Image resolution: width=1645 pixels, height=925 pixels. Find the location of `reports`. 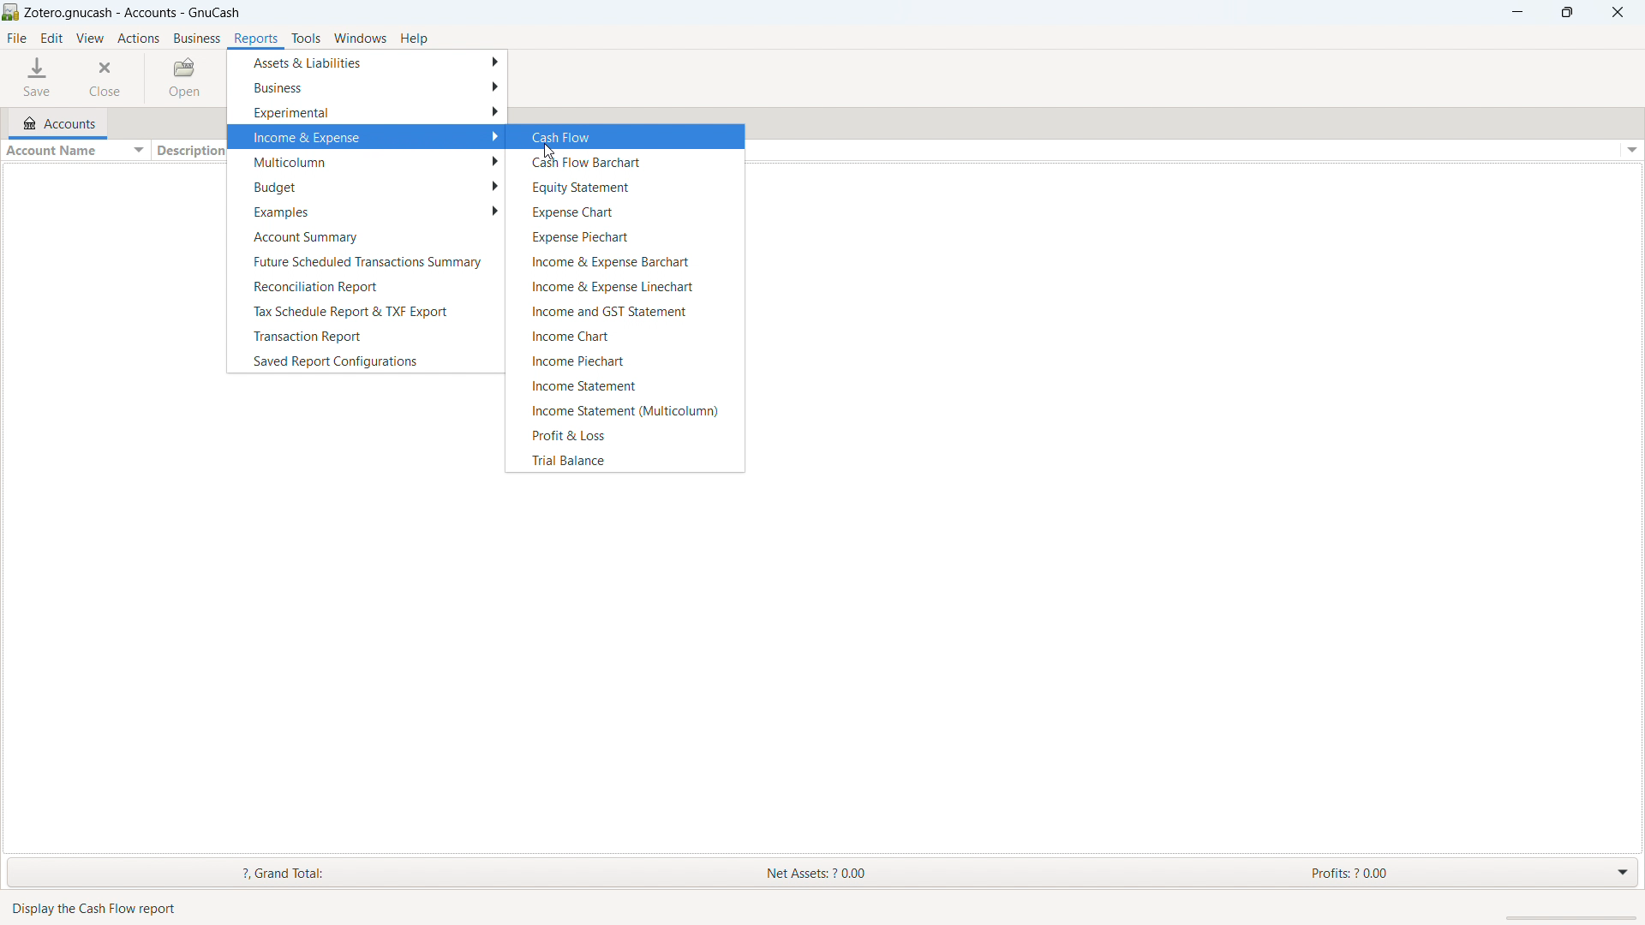

reports is located at coordinates (257, 39).